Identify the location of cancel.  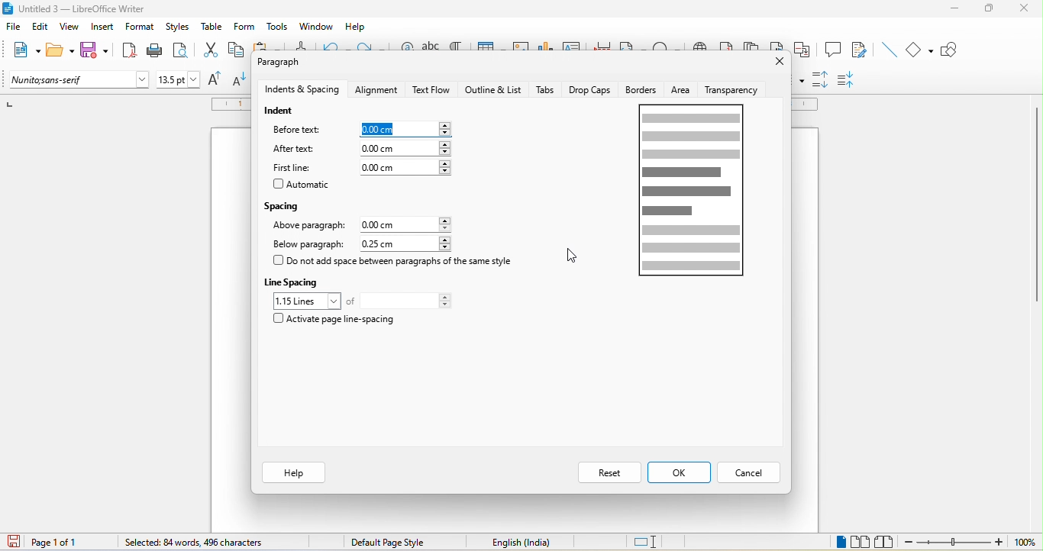
(749, 472).